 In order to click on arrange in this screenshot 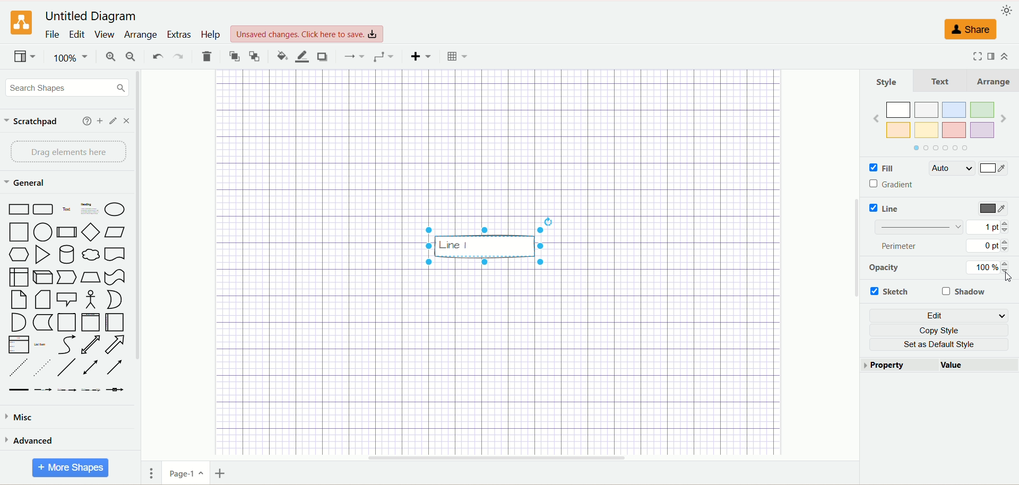, I will do `click(141, 35)`.